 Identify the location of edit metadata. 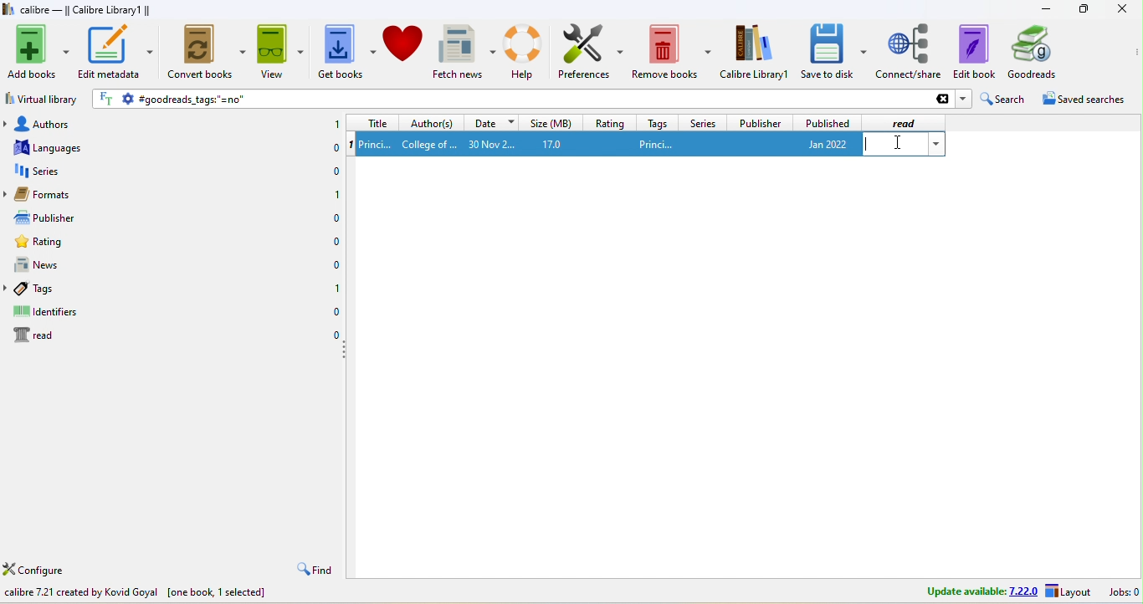
(115, 53).